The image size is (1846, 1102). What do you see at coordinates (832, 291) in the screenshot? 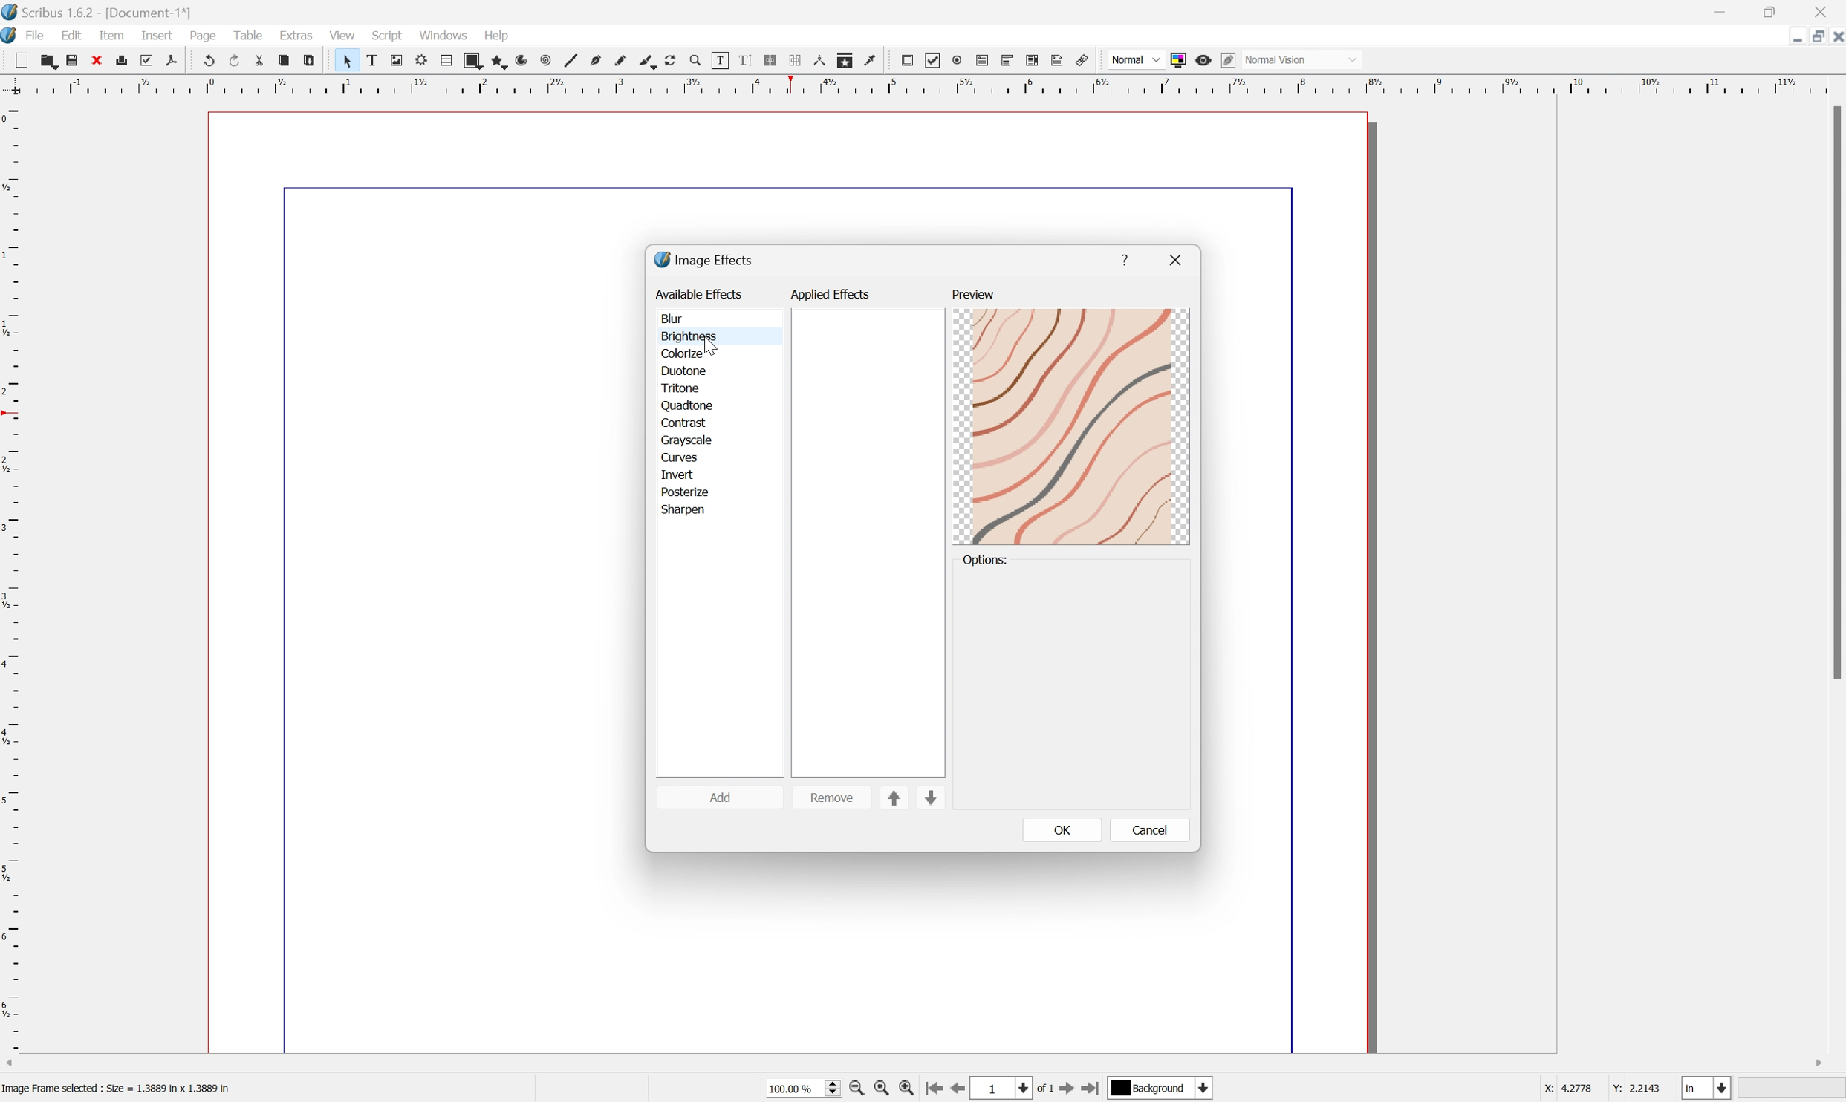
I see `applied effects` at bounding box center [832, 291].